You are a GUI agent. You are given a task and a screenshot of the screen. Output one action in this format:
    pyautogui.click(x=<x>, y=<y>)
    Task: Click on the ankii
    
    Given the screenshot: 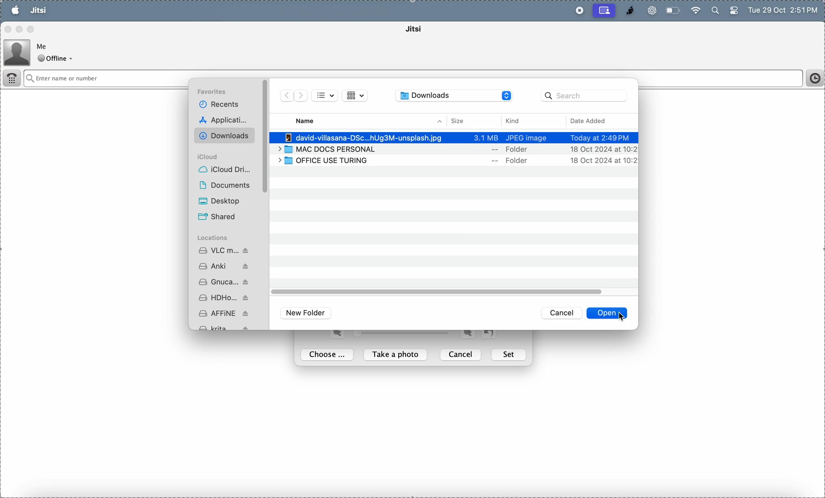 What is the action you would take?
    pyautogui.click(x=226, y=265)
    